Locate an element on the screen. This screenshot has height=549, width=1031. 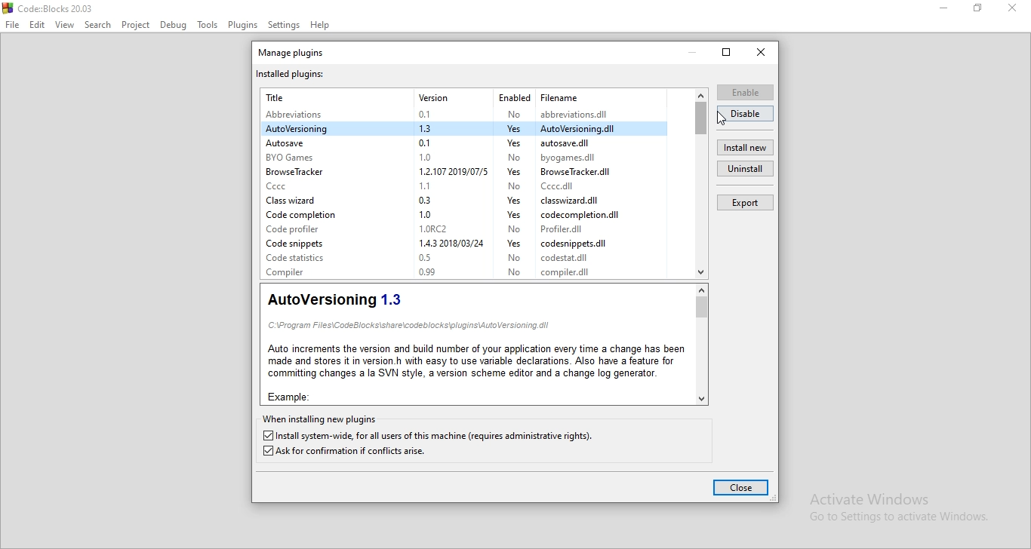
Autosave  is located at coordinates (300, 143).